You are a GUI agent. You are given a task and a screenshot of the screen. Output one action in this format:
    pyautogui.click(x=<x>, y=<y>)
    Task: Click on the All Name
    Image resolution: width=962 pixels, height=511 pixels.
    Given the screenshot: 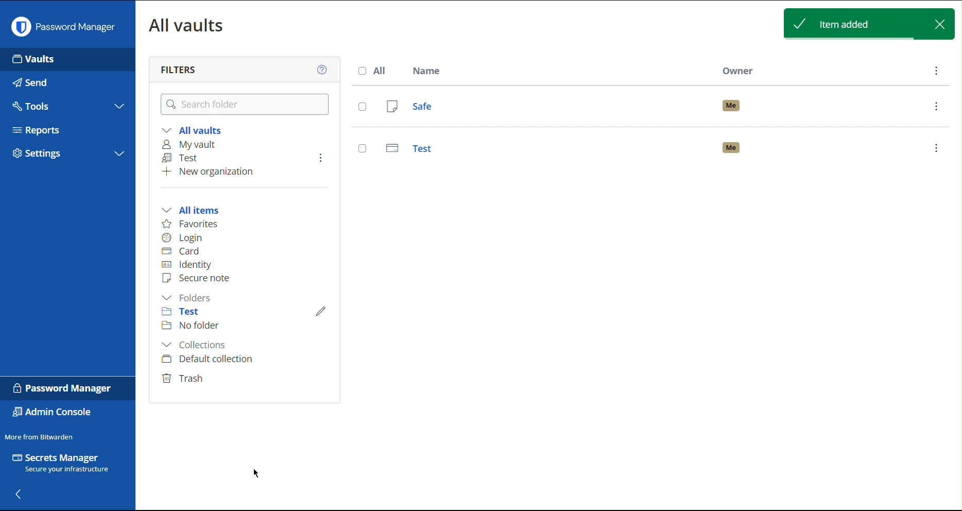 What is the action you would take?
    pyautogui.click(x=371, y=72)
    